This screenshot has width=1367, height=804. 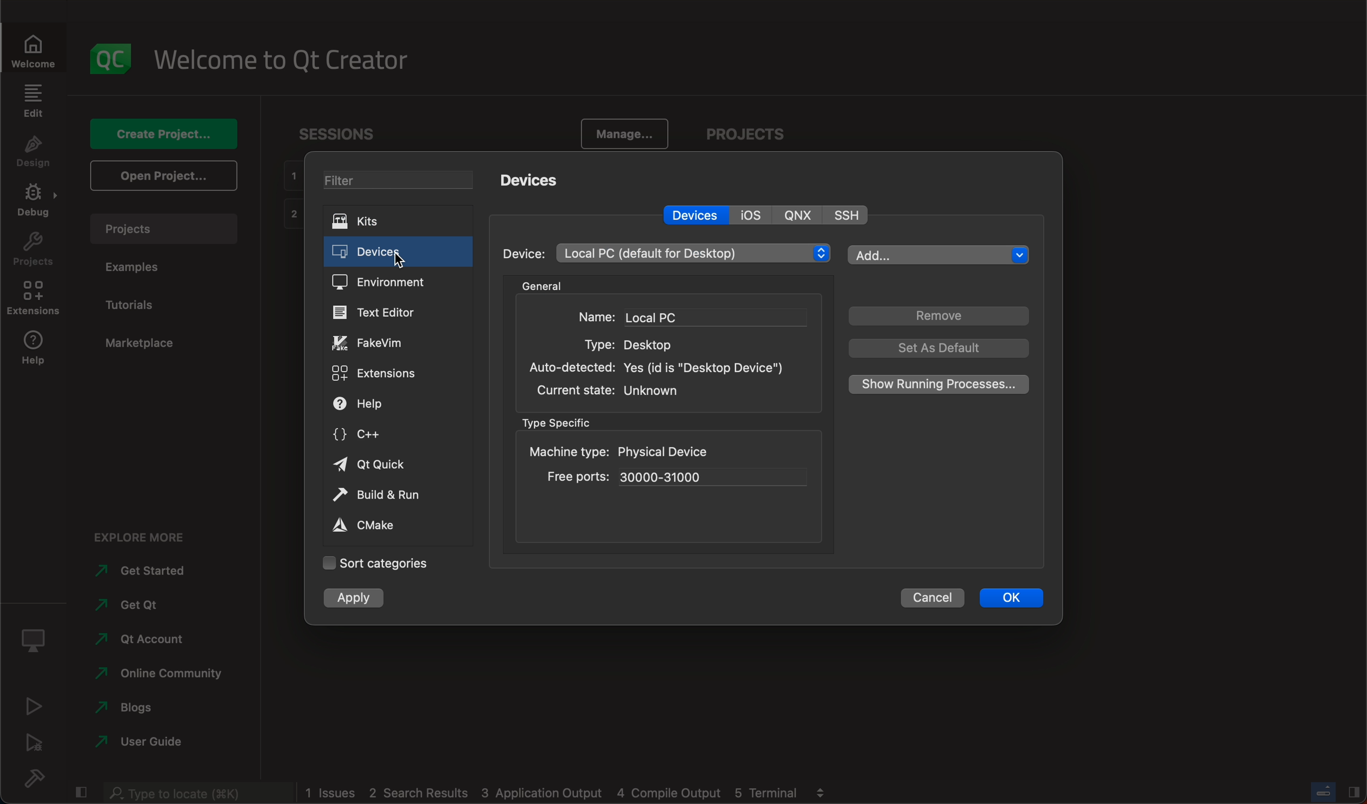 What do you see at coordinates (942, 349) in the screenshot?
I see `set as default` at bounding box center [942, 349].